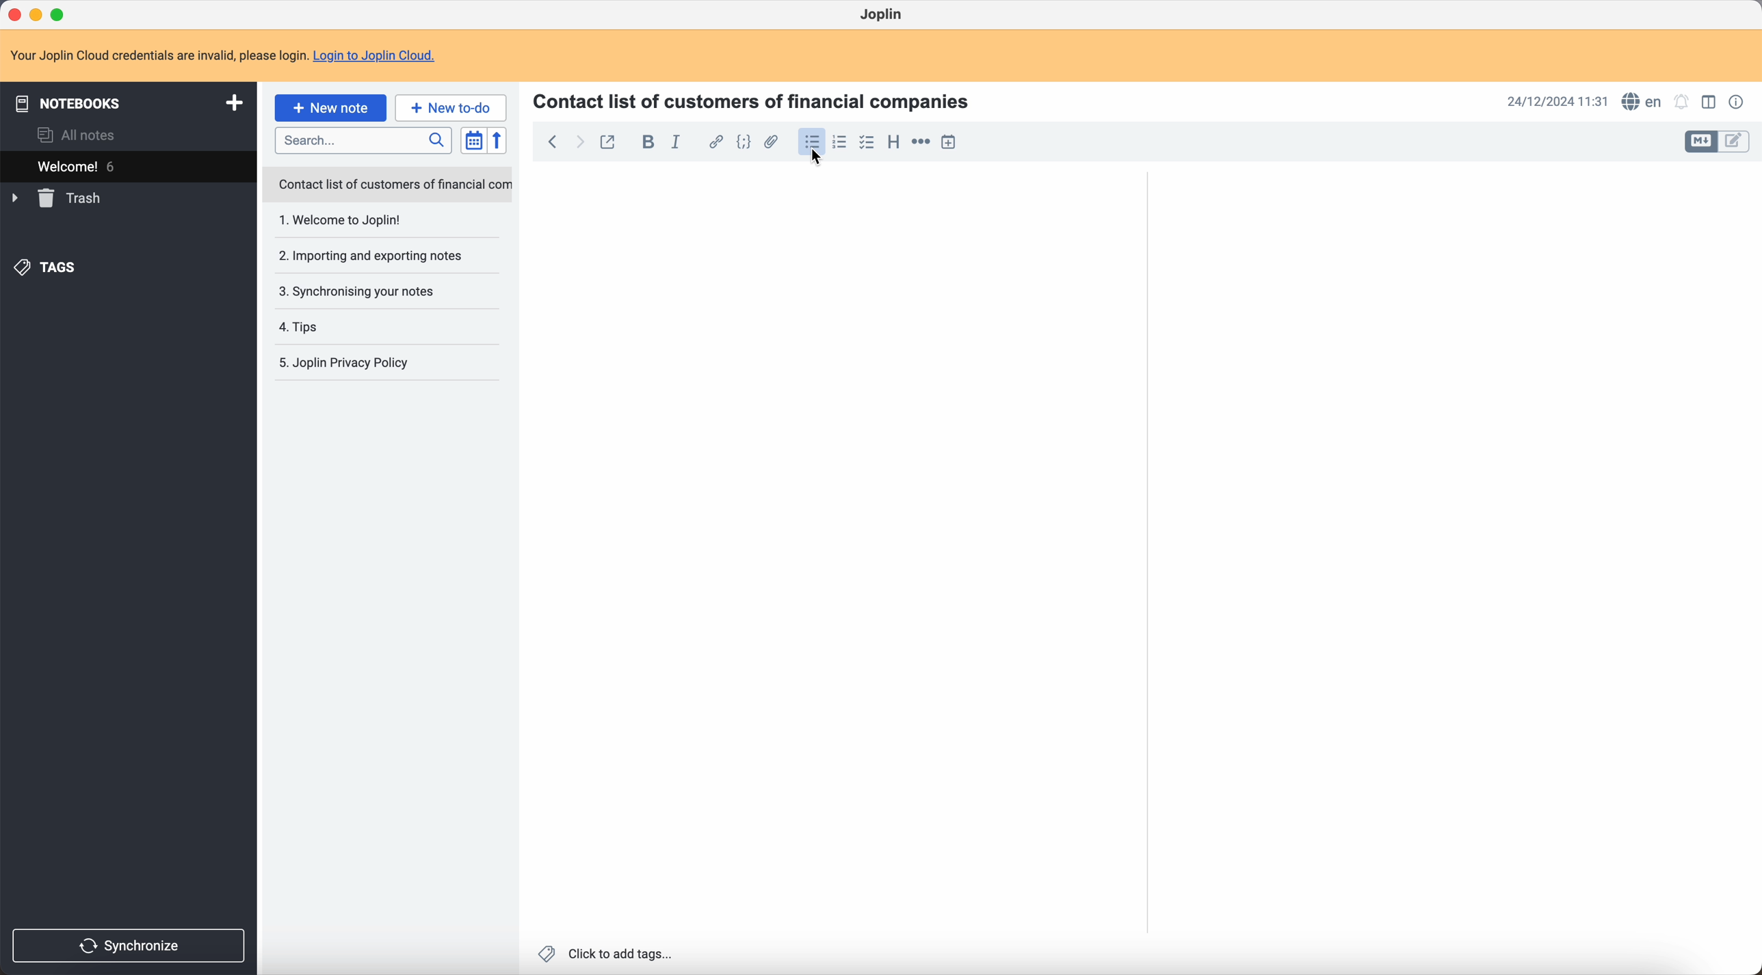 This screenshot has width=1762, height=975. Describe the element at coordinates (126, 102) in the screenshot. I see `notebooks` at that location.